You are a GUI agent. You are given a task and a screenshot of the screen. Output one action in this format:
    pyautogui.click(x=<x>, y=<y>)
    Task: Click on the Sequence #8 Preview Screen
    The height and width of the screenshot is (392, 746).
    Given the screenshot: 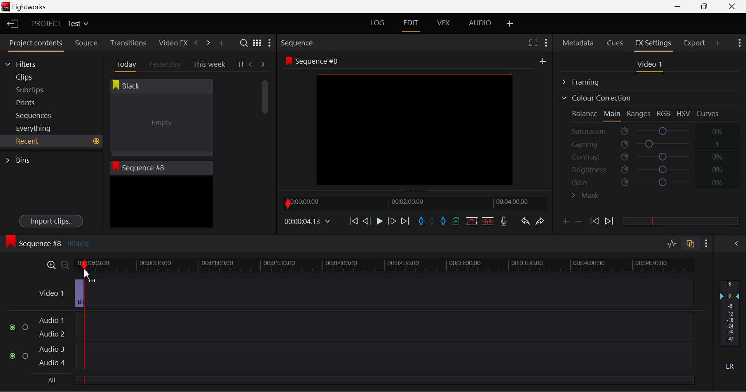 What is the action you would take?
    pyautogui.click(x=415, y=123)
    